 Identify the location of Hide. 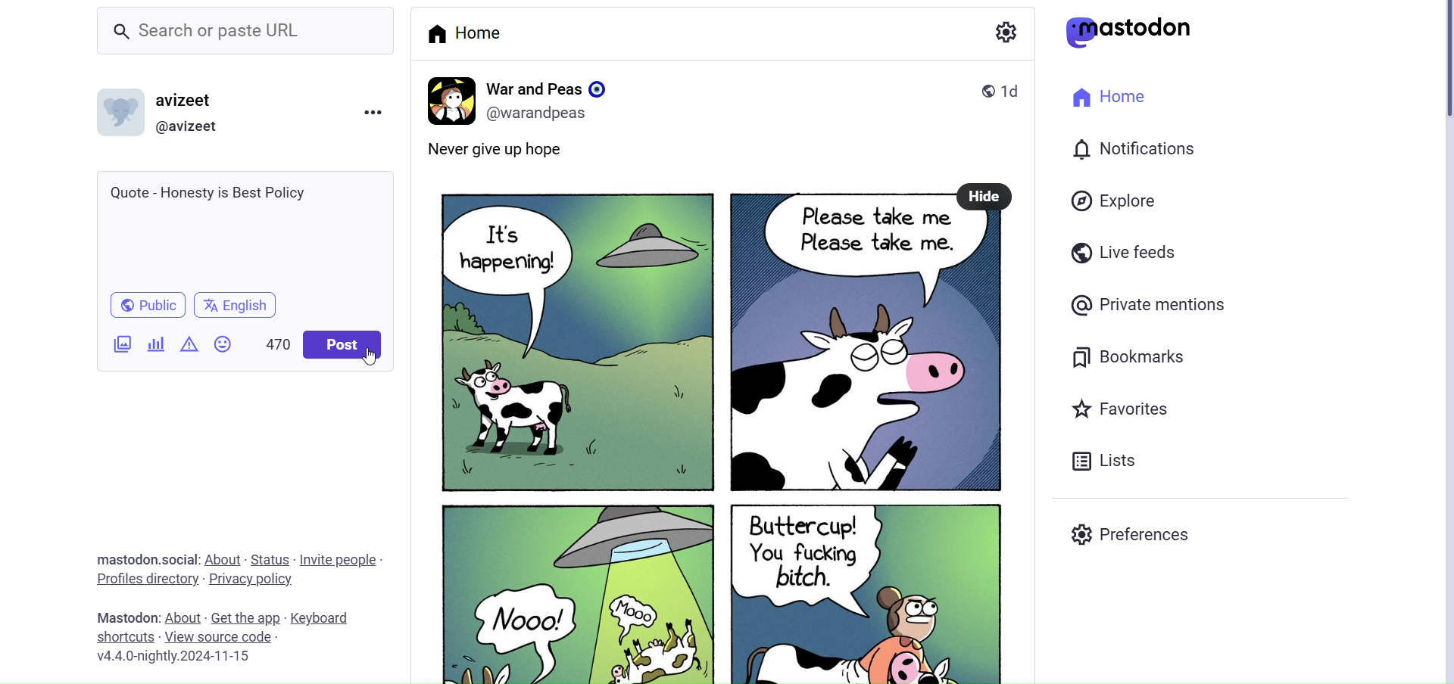
(986, 197).